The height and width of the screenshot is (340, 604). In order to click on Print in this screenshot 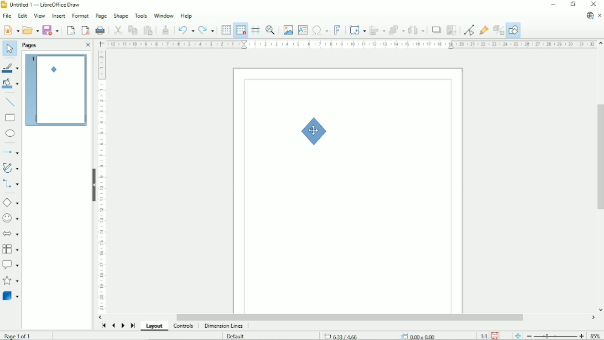, I will do `click(100, 30)`.